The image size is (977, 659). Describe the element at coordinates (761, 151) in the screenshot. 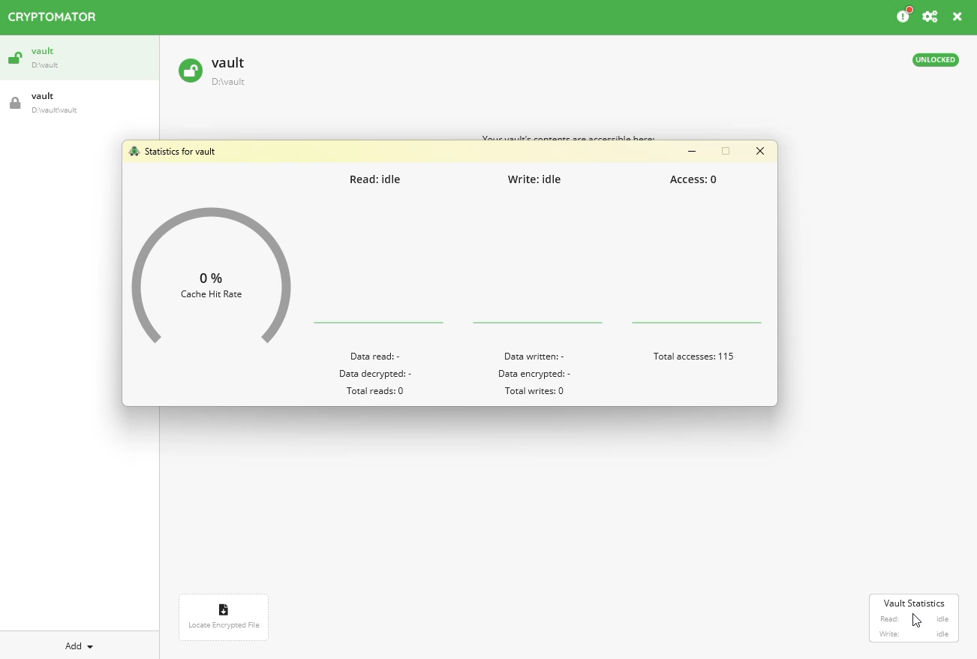

I see `close` at that location.